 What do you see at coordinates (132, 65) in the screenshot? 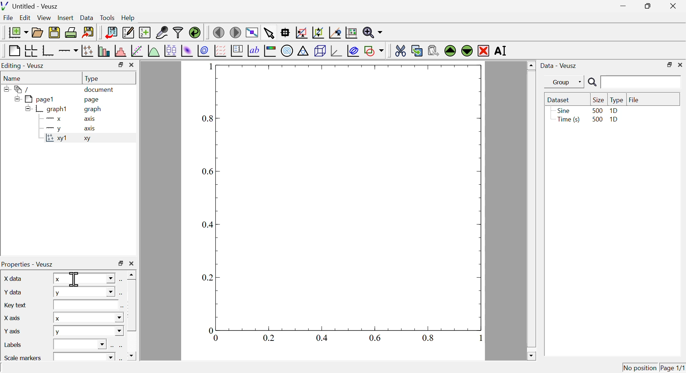
I see `close` at bounding box center [132, 65].